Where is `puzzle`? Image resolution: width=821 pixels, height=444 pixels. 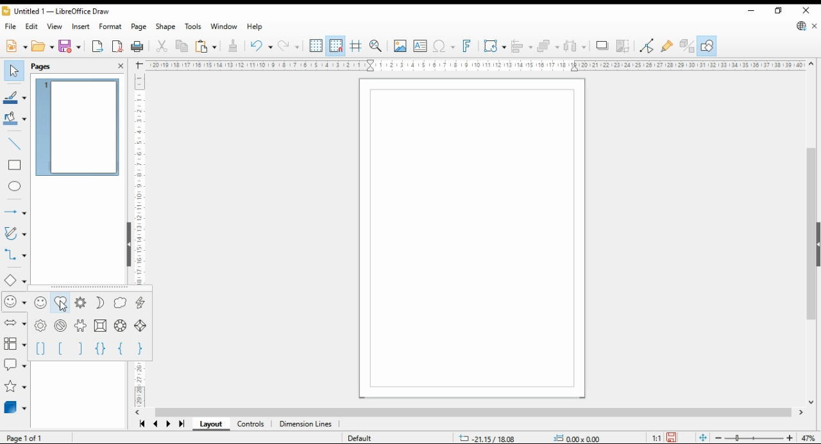 puzzle is located at coordinates (81, 327).